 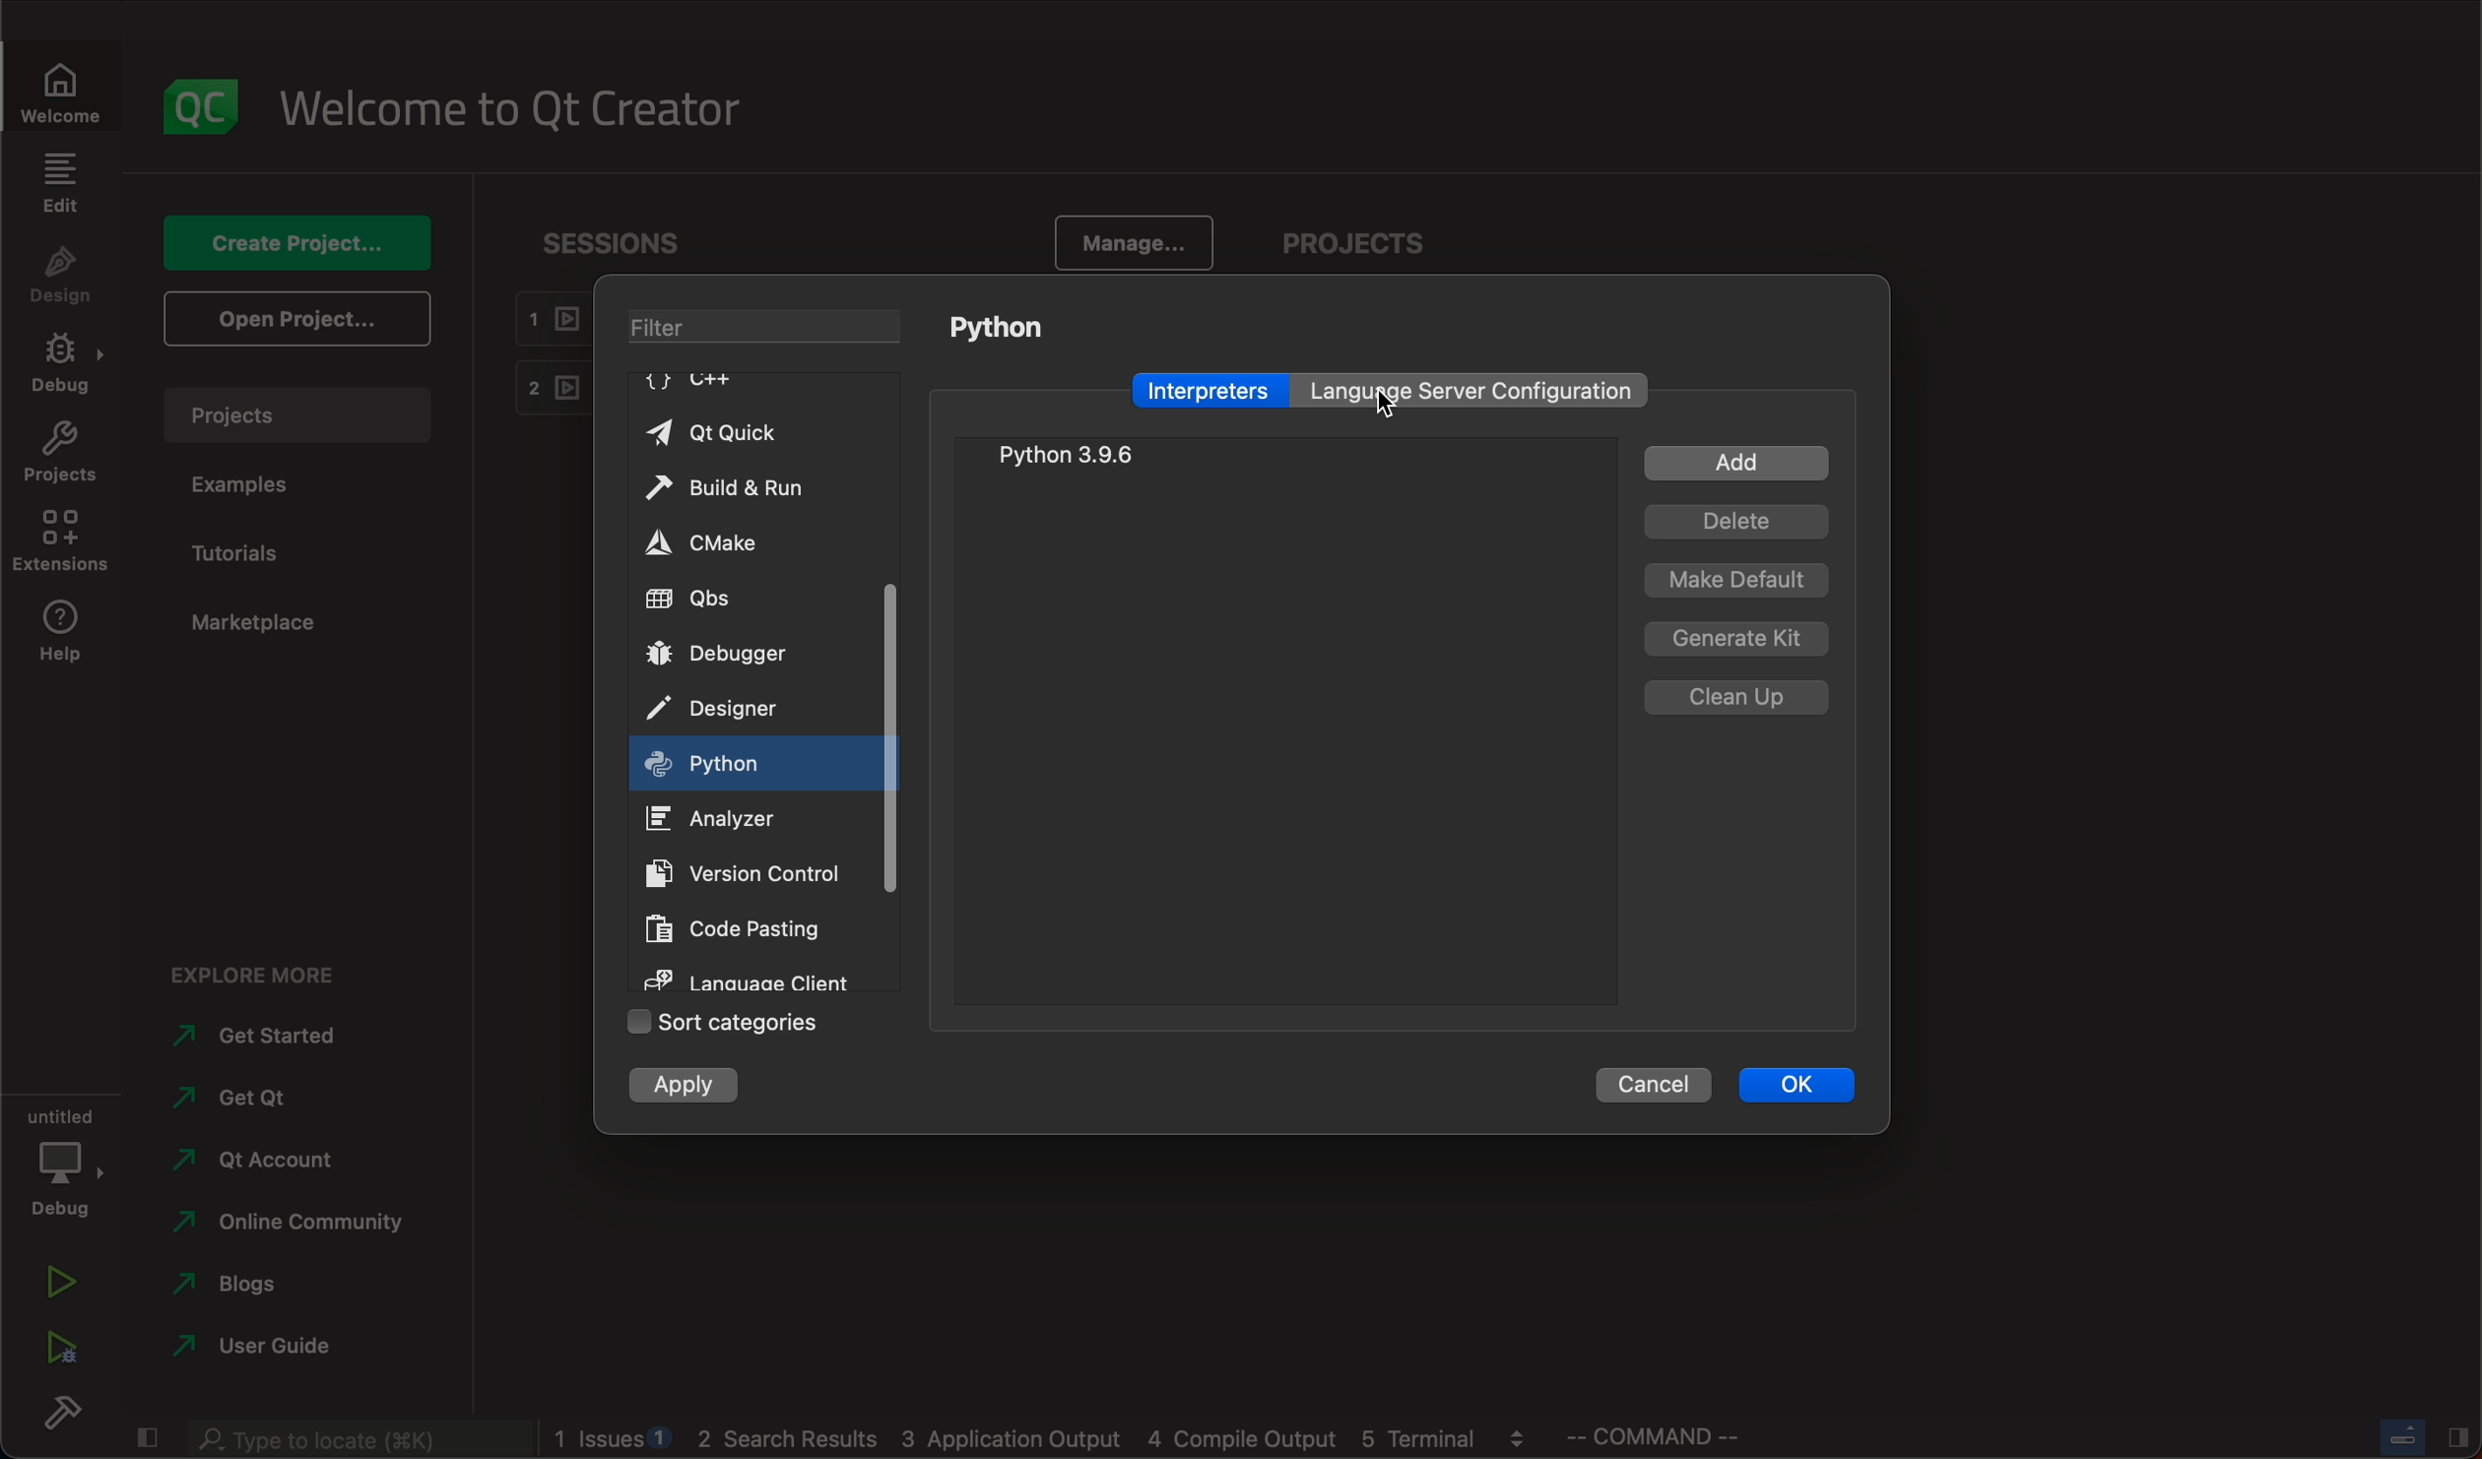 What do you see at coordinates (251, 1095) in the screenshot?
I see `qt` at bounding box center [251, 1095].